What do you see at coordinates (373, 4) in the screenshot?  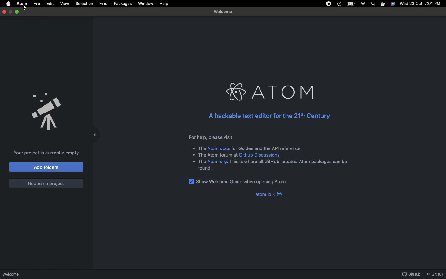 I see `Search` at bounding box center [373, 4].